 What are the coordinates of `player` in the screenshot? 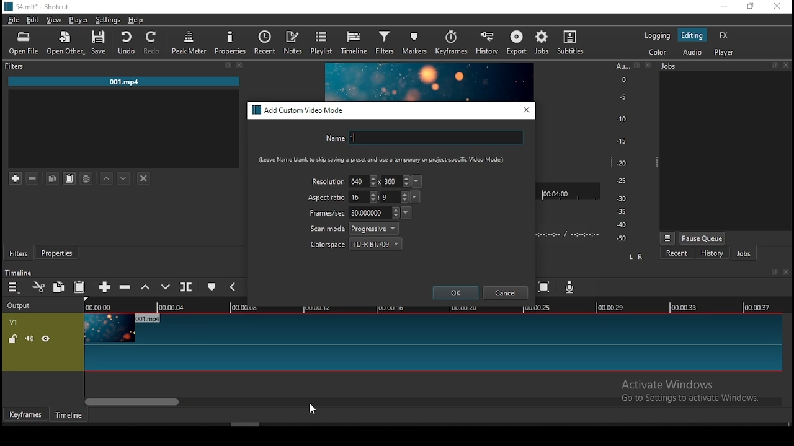 It's located at (79, 20).